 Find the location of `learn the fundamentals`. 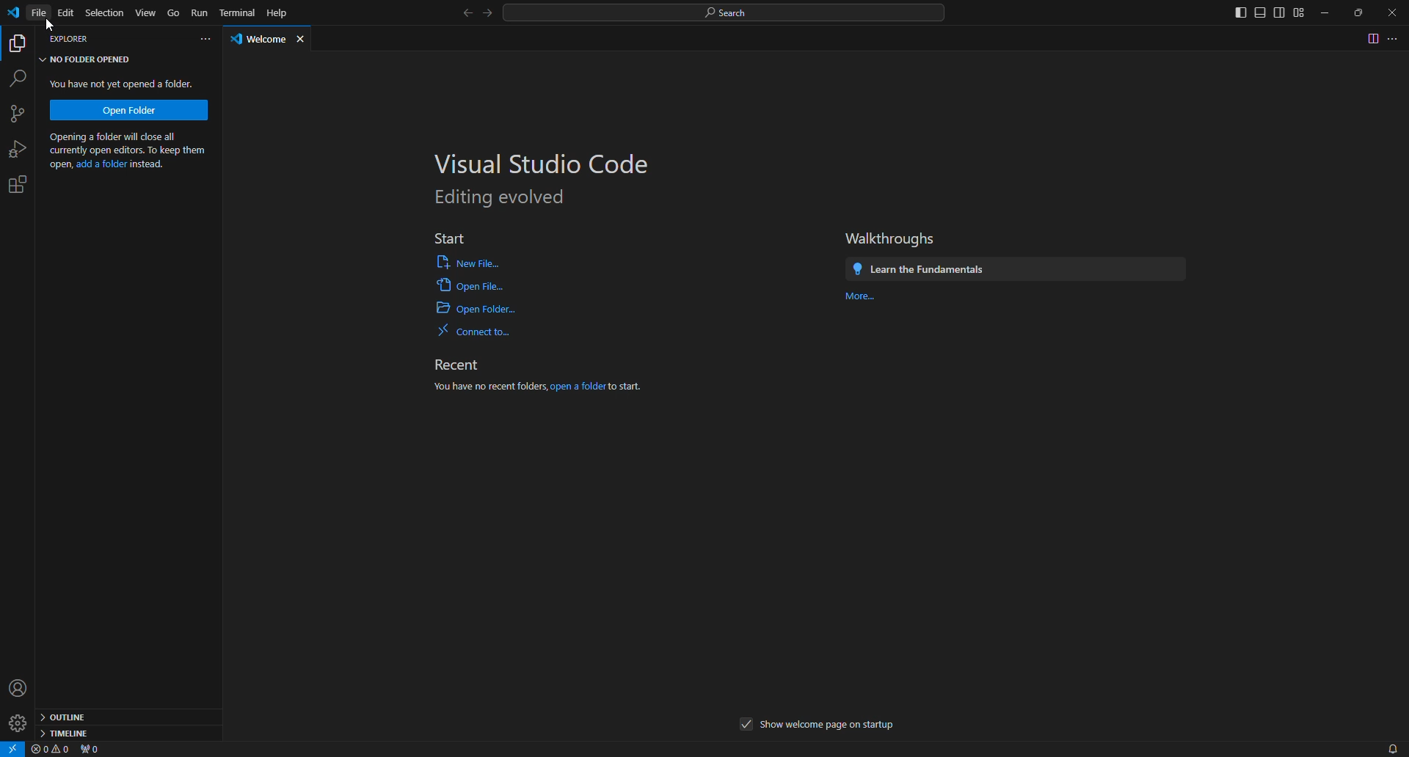

learn the fundamentals is located at coordinates (920, 269).